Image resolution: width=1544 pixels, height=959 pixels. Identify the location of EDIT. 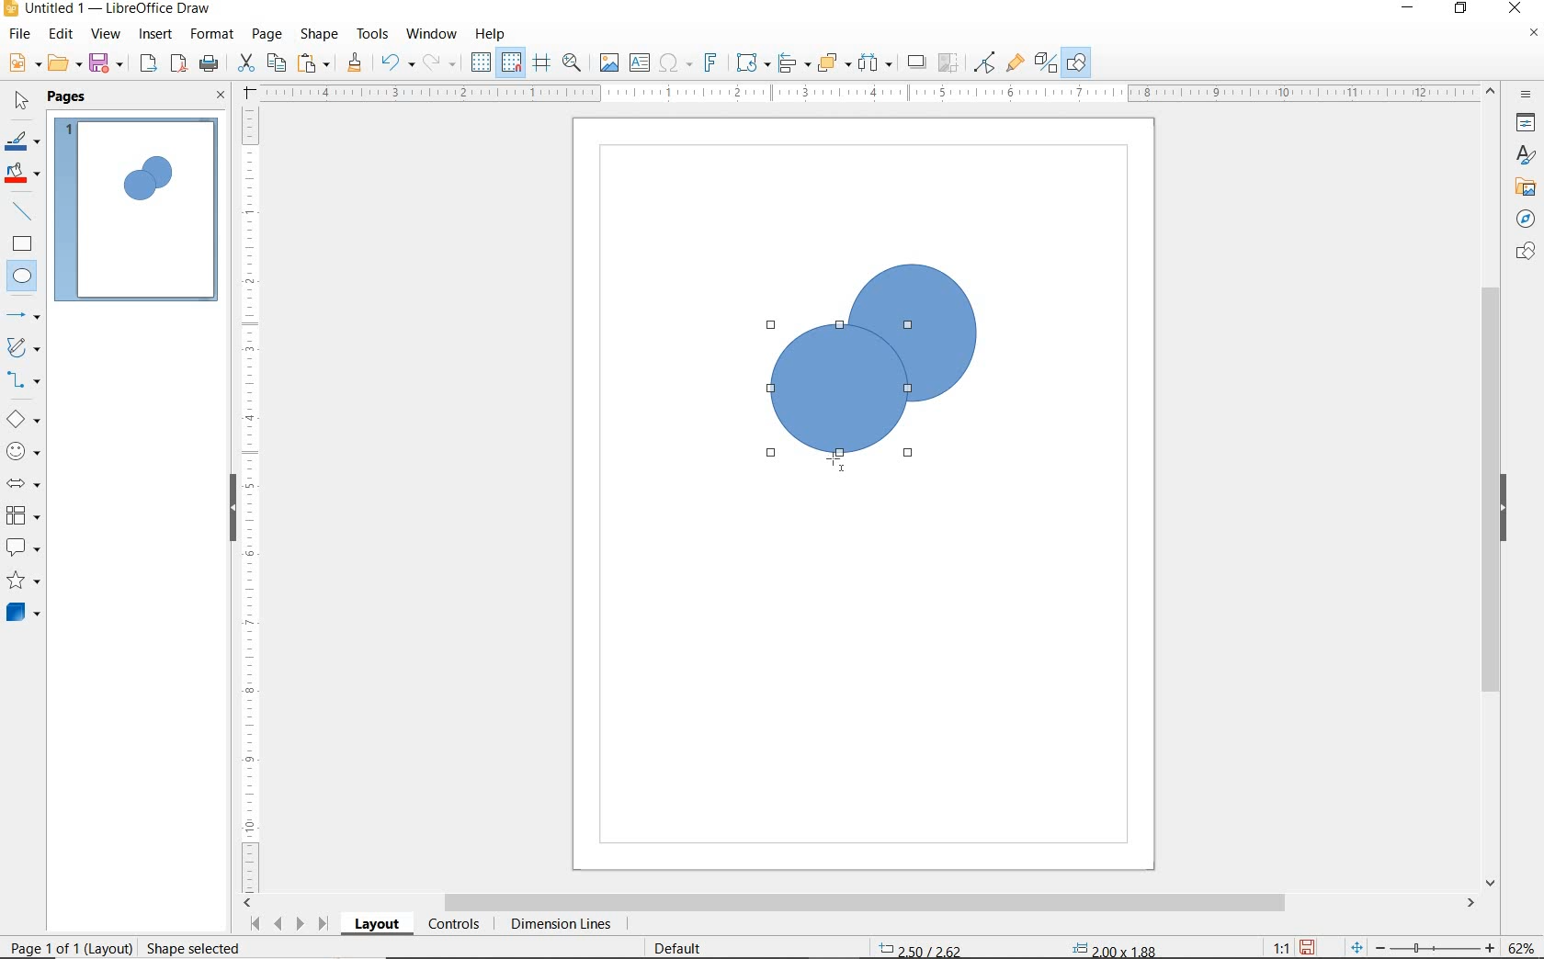
(62, 34).